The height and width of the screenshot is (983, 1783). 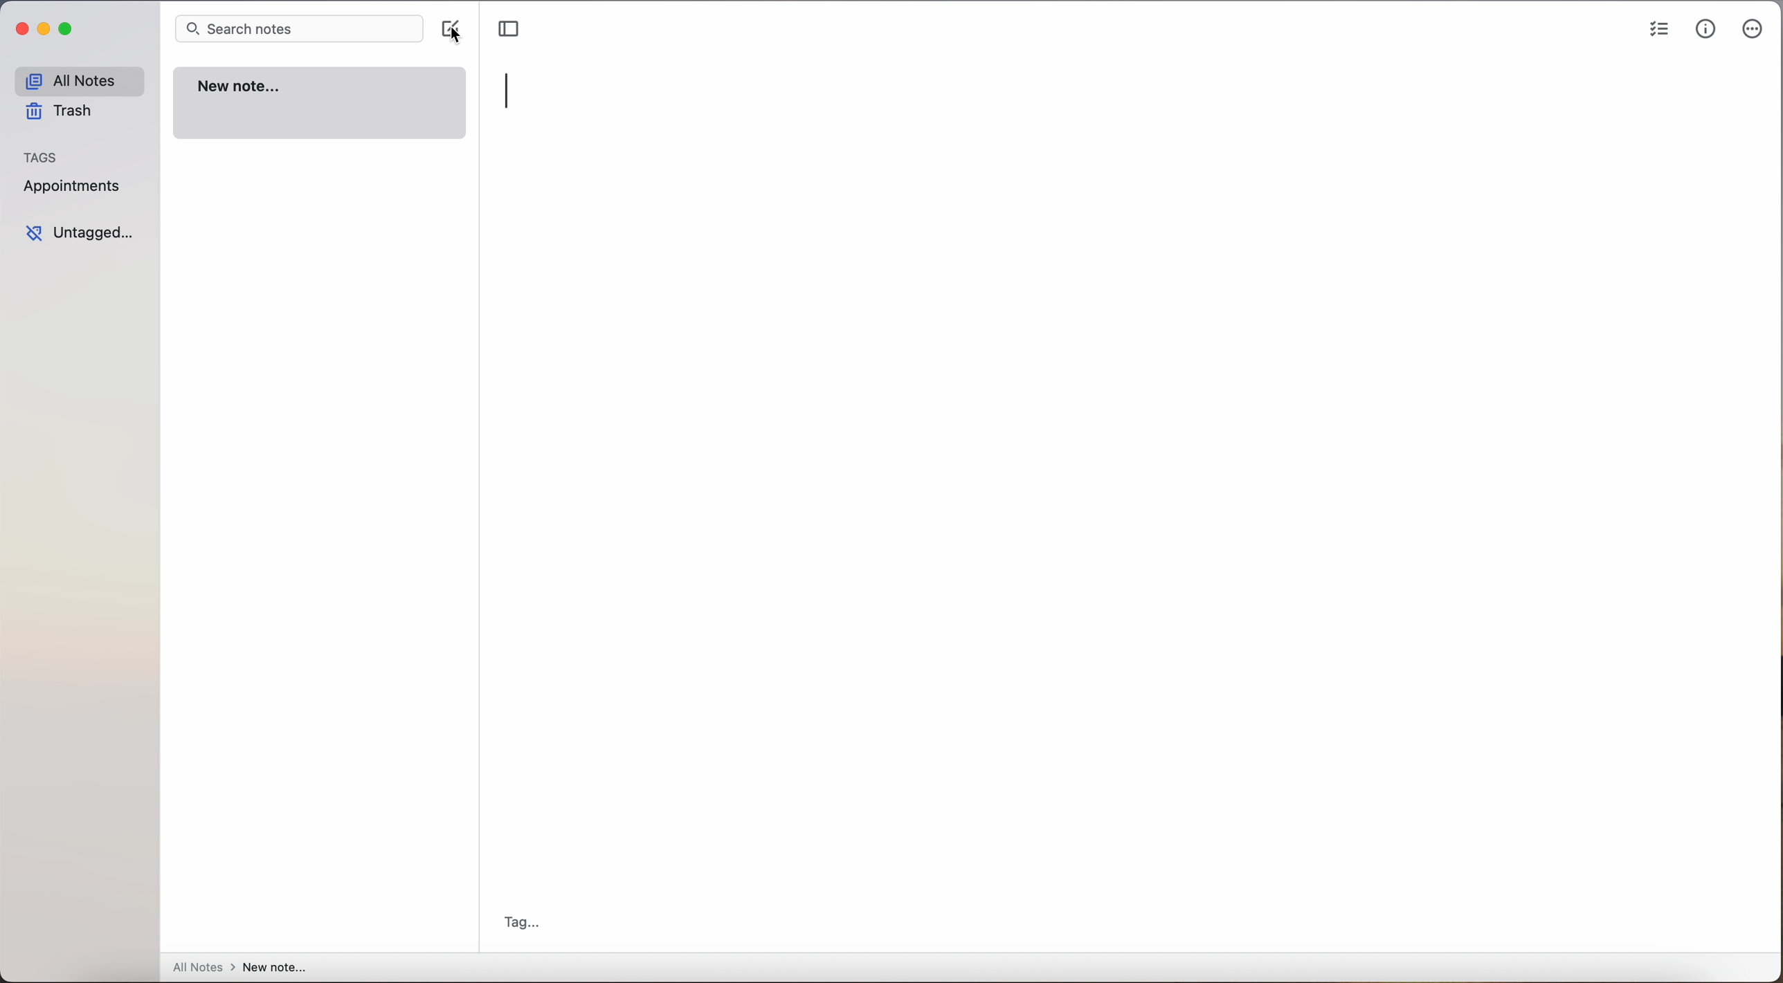 What do you see at coordinates (46, 156) in the screenshot?
I see `tags` at bounding box center [46, 156].